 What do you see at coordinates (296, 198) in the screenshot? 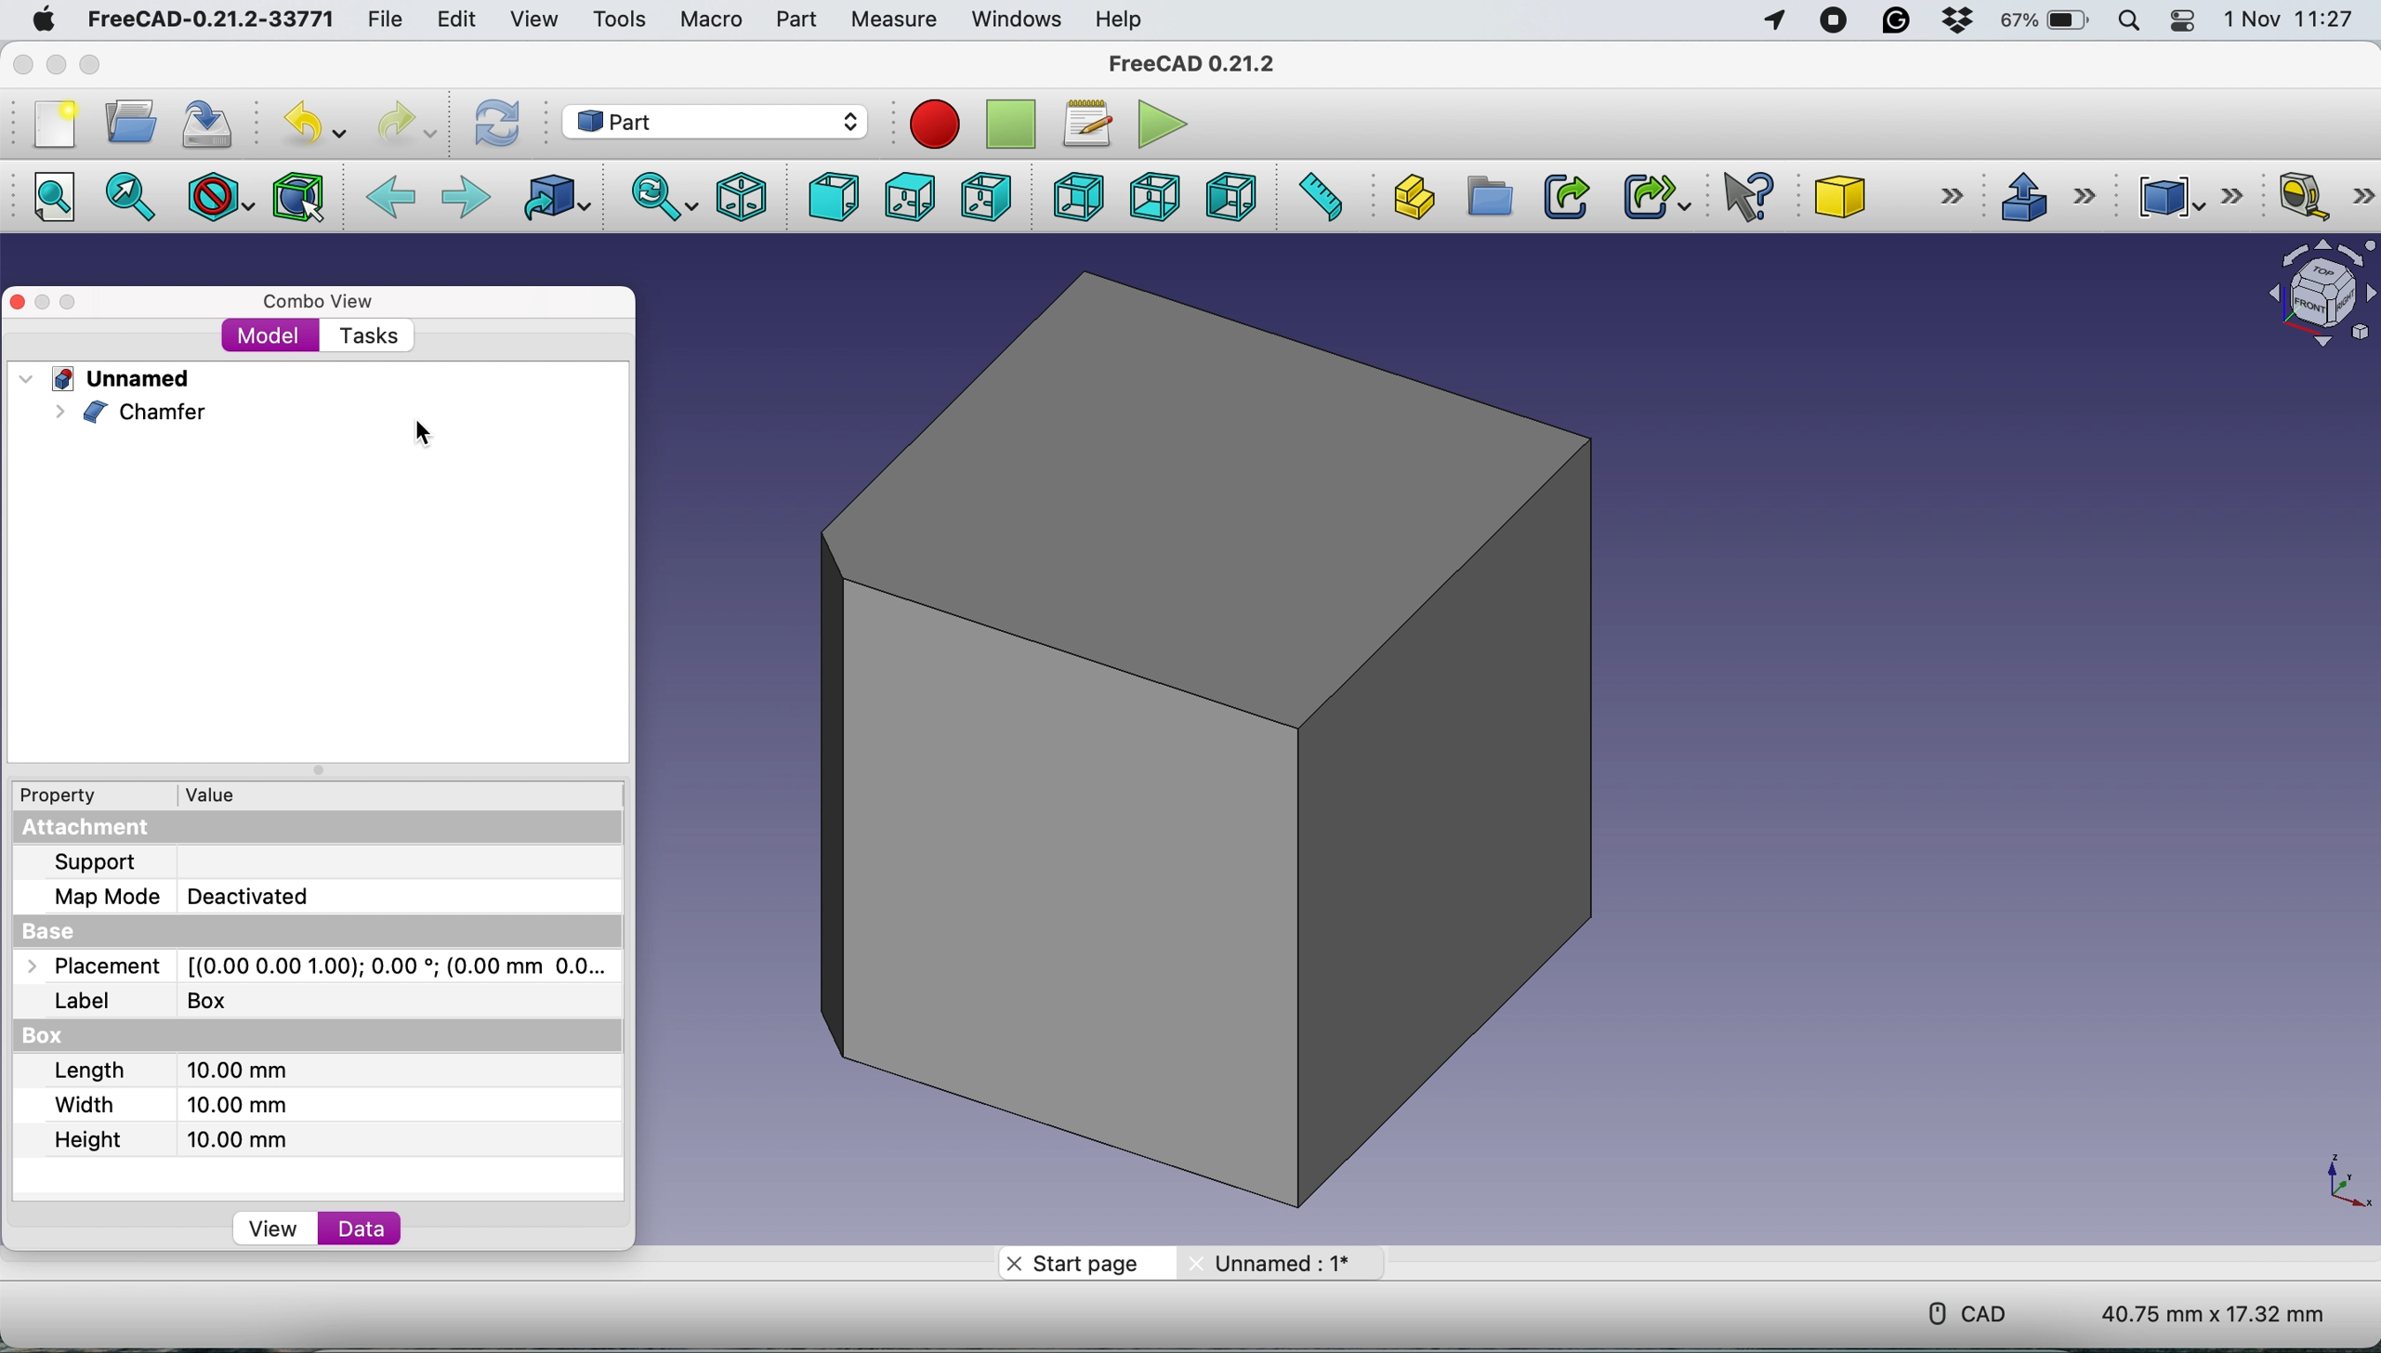
I see `bounding box` at bounding box center [296, 198].